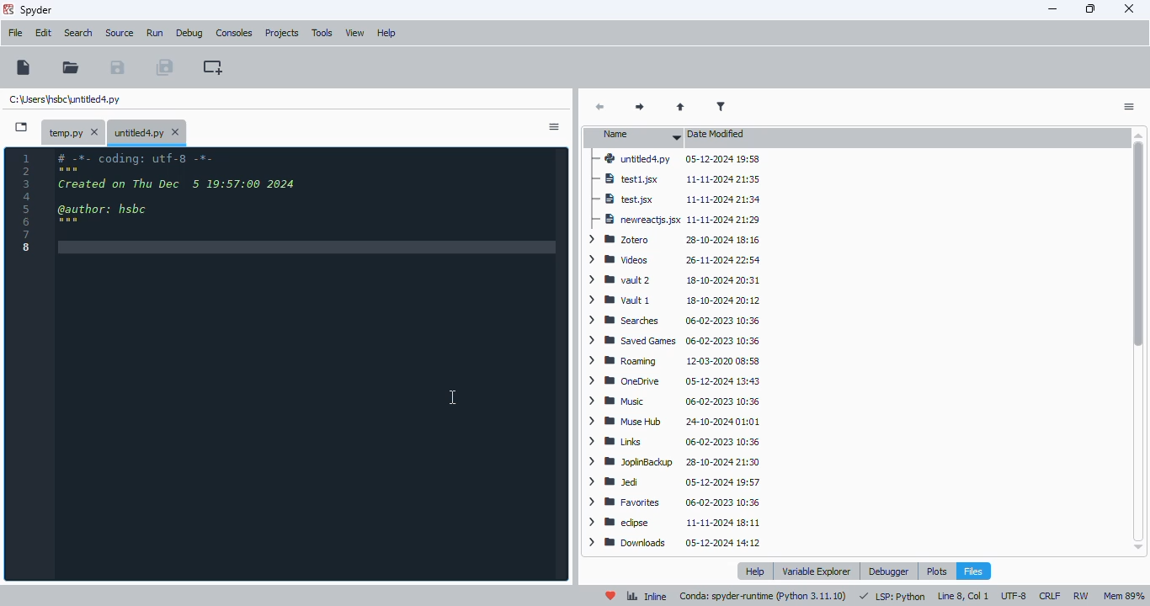 The width and height of the screenshot is (1150, 606). What do you see at coordinates (637, 136) in the screenshot?
I see `name` at bounding box center [637, 136].